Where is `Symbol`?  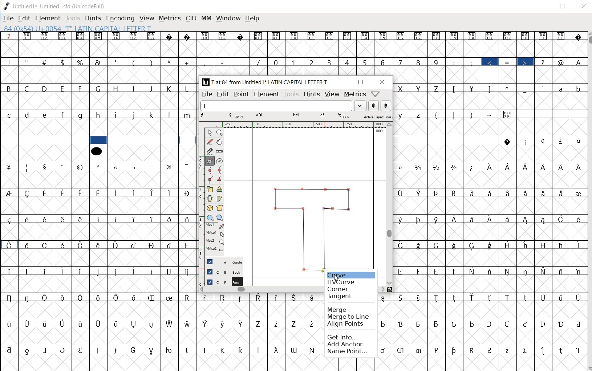 Symbol is located at coordinates (313, 323).